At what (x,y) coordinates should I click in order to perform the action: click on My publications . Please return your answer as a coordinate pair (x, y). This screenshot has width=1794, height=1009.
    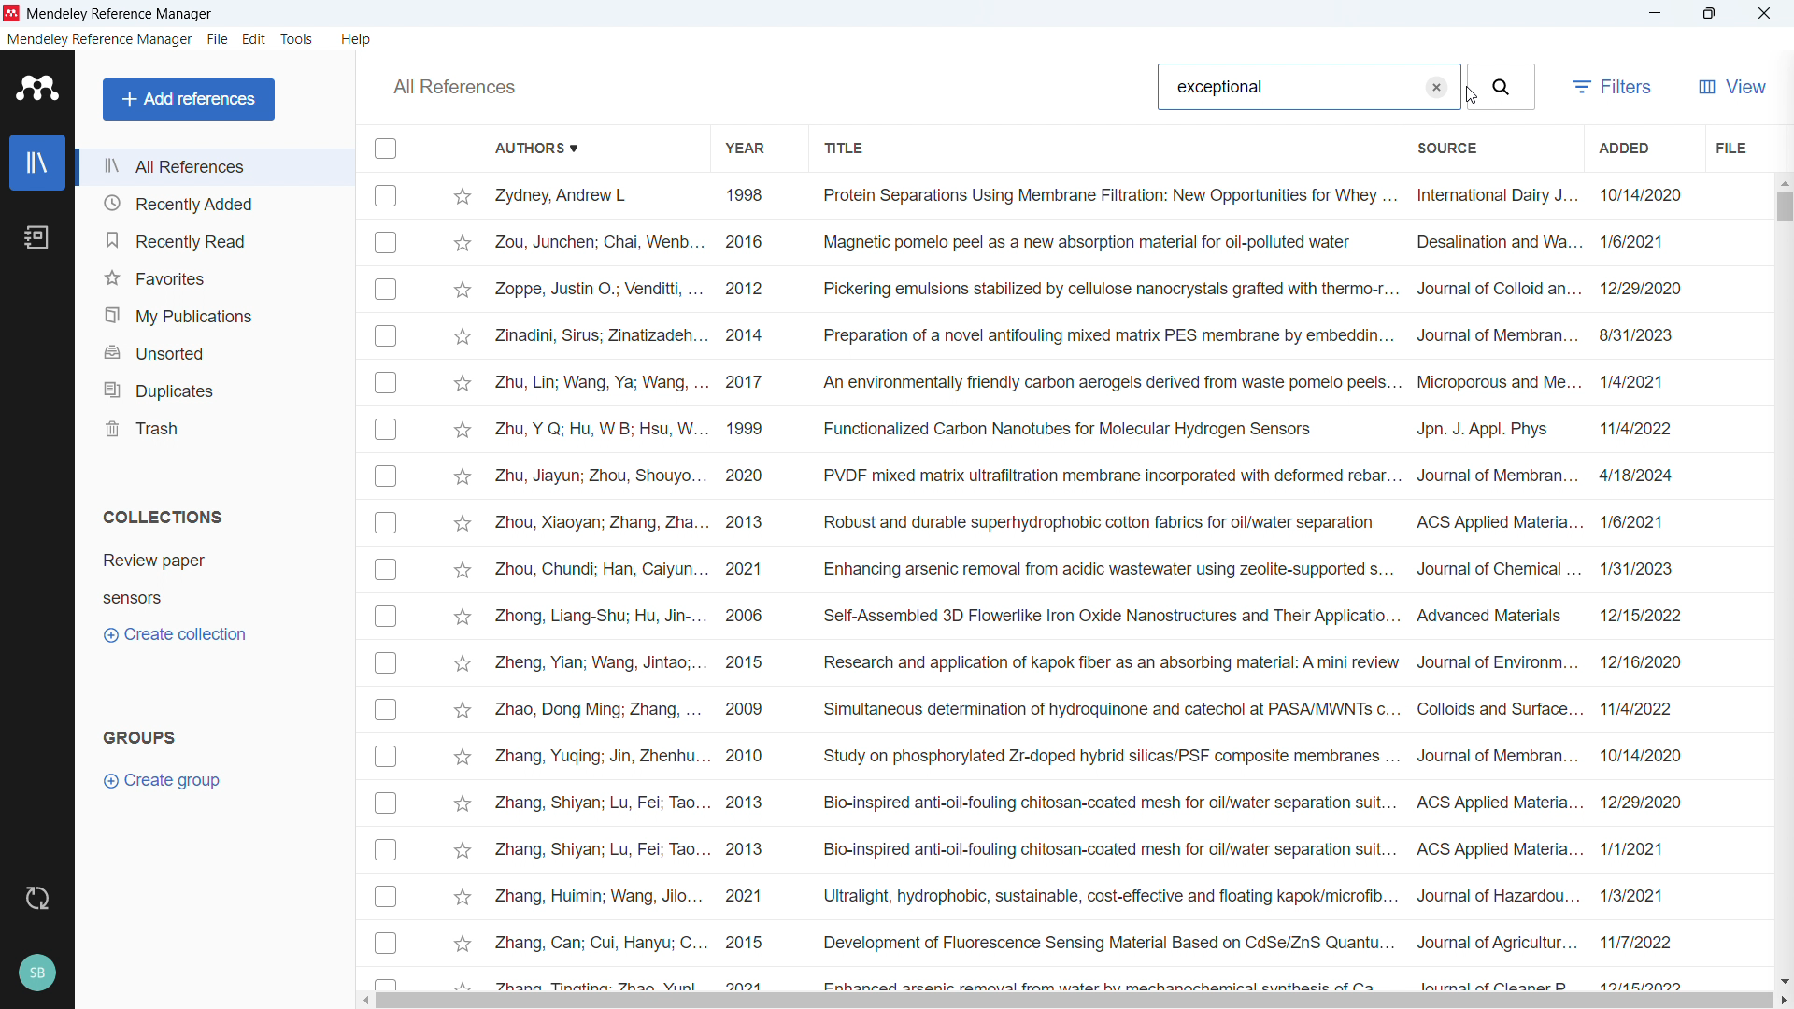
    Looking at the image, I should click on (212, 313).